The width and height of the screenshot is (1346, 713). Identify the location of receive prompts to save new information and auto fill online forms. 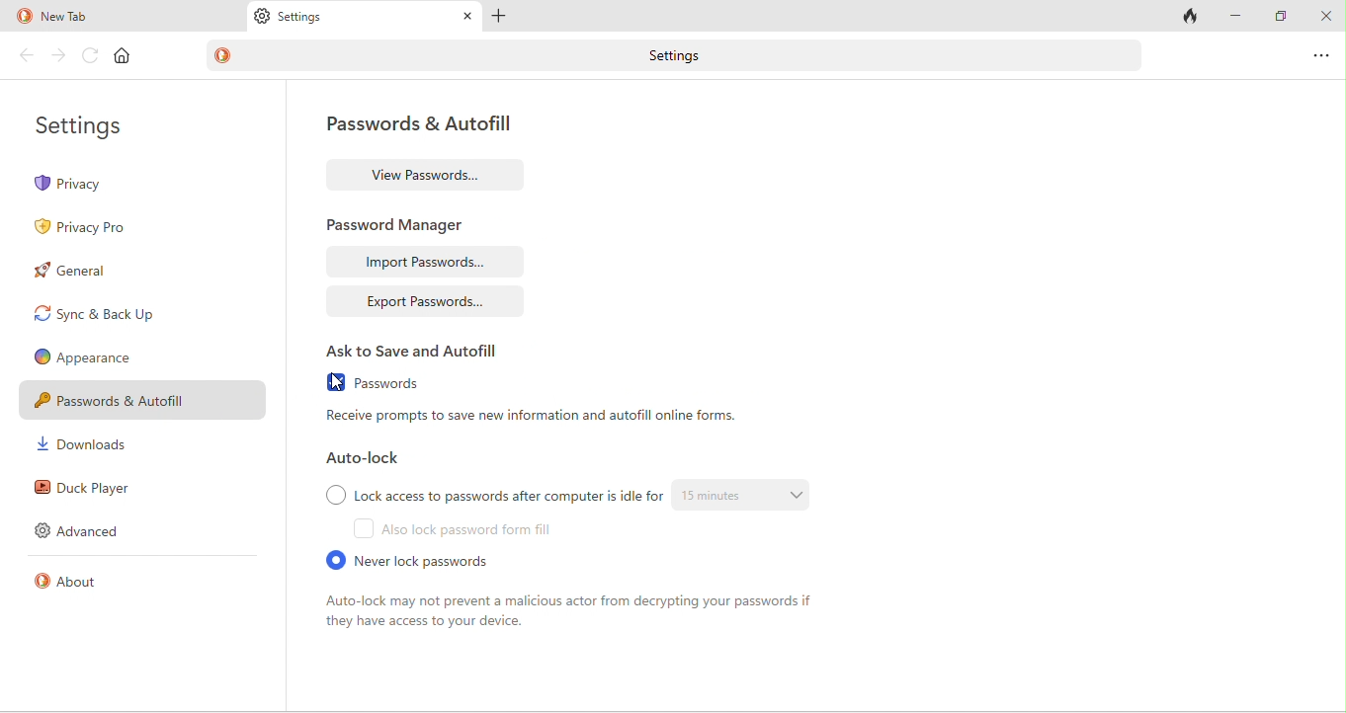
(533, 421).